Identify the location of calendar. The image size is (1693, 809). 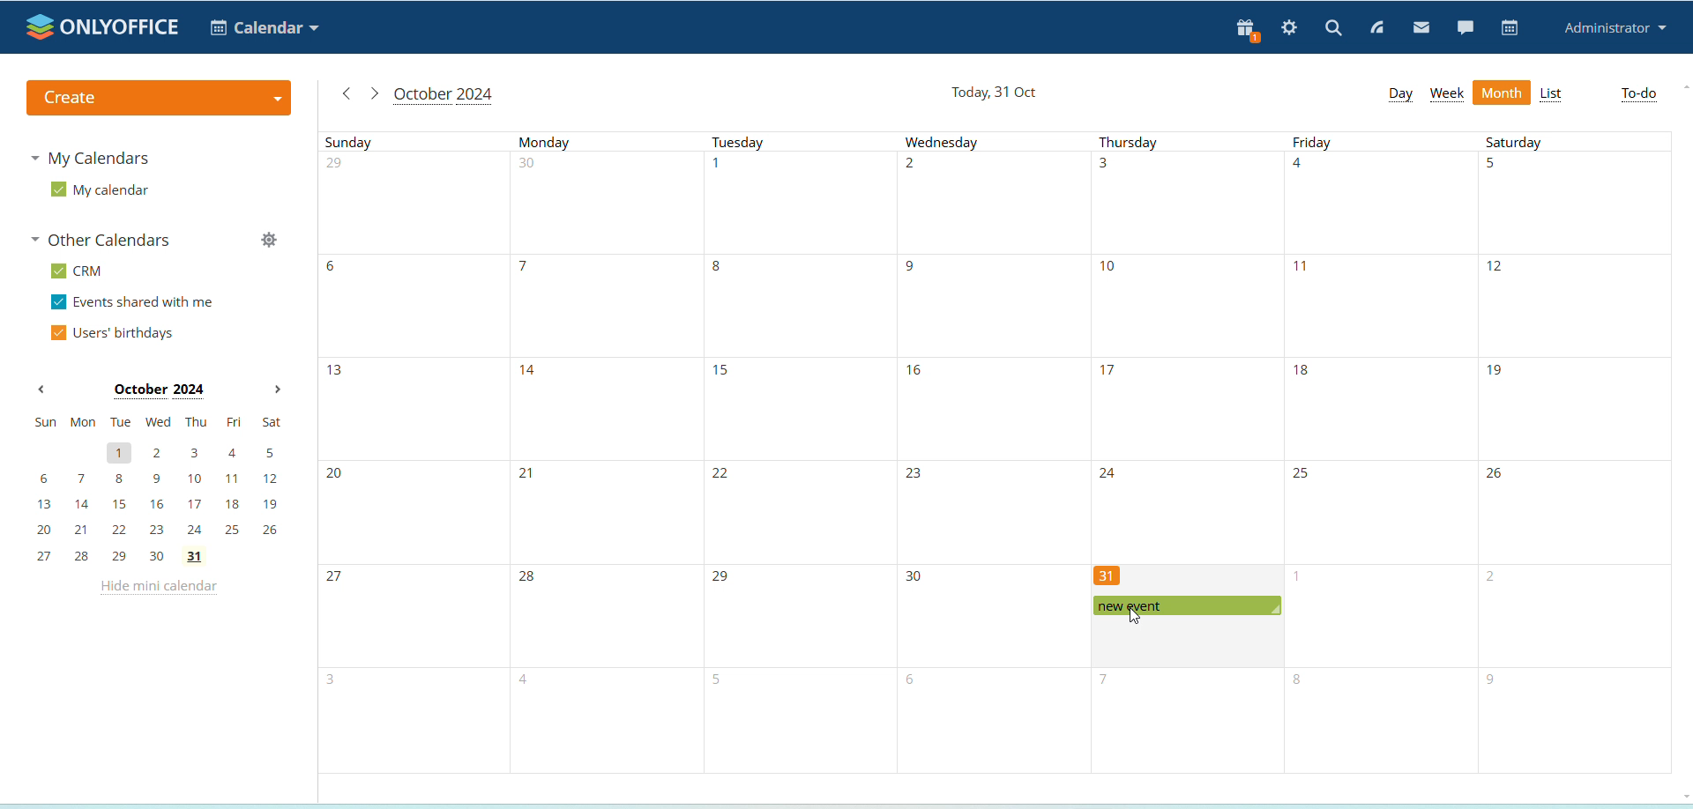
(1510, 28).